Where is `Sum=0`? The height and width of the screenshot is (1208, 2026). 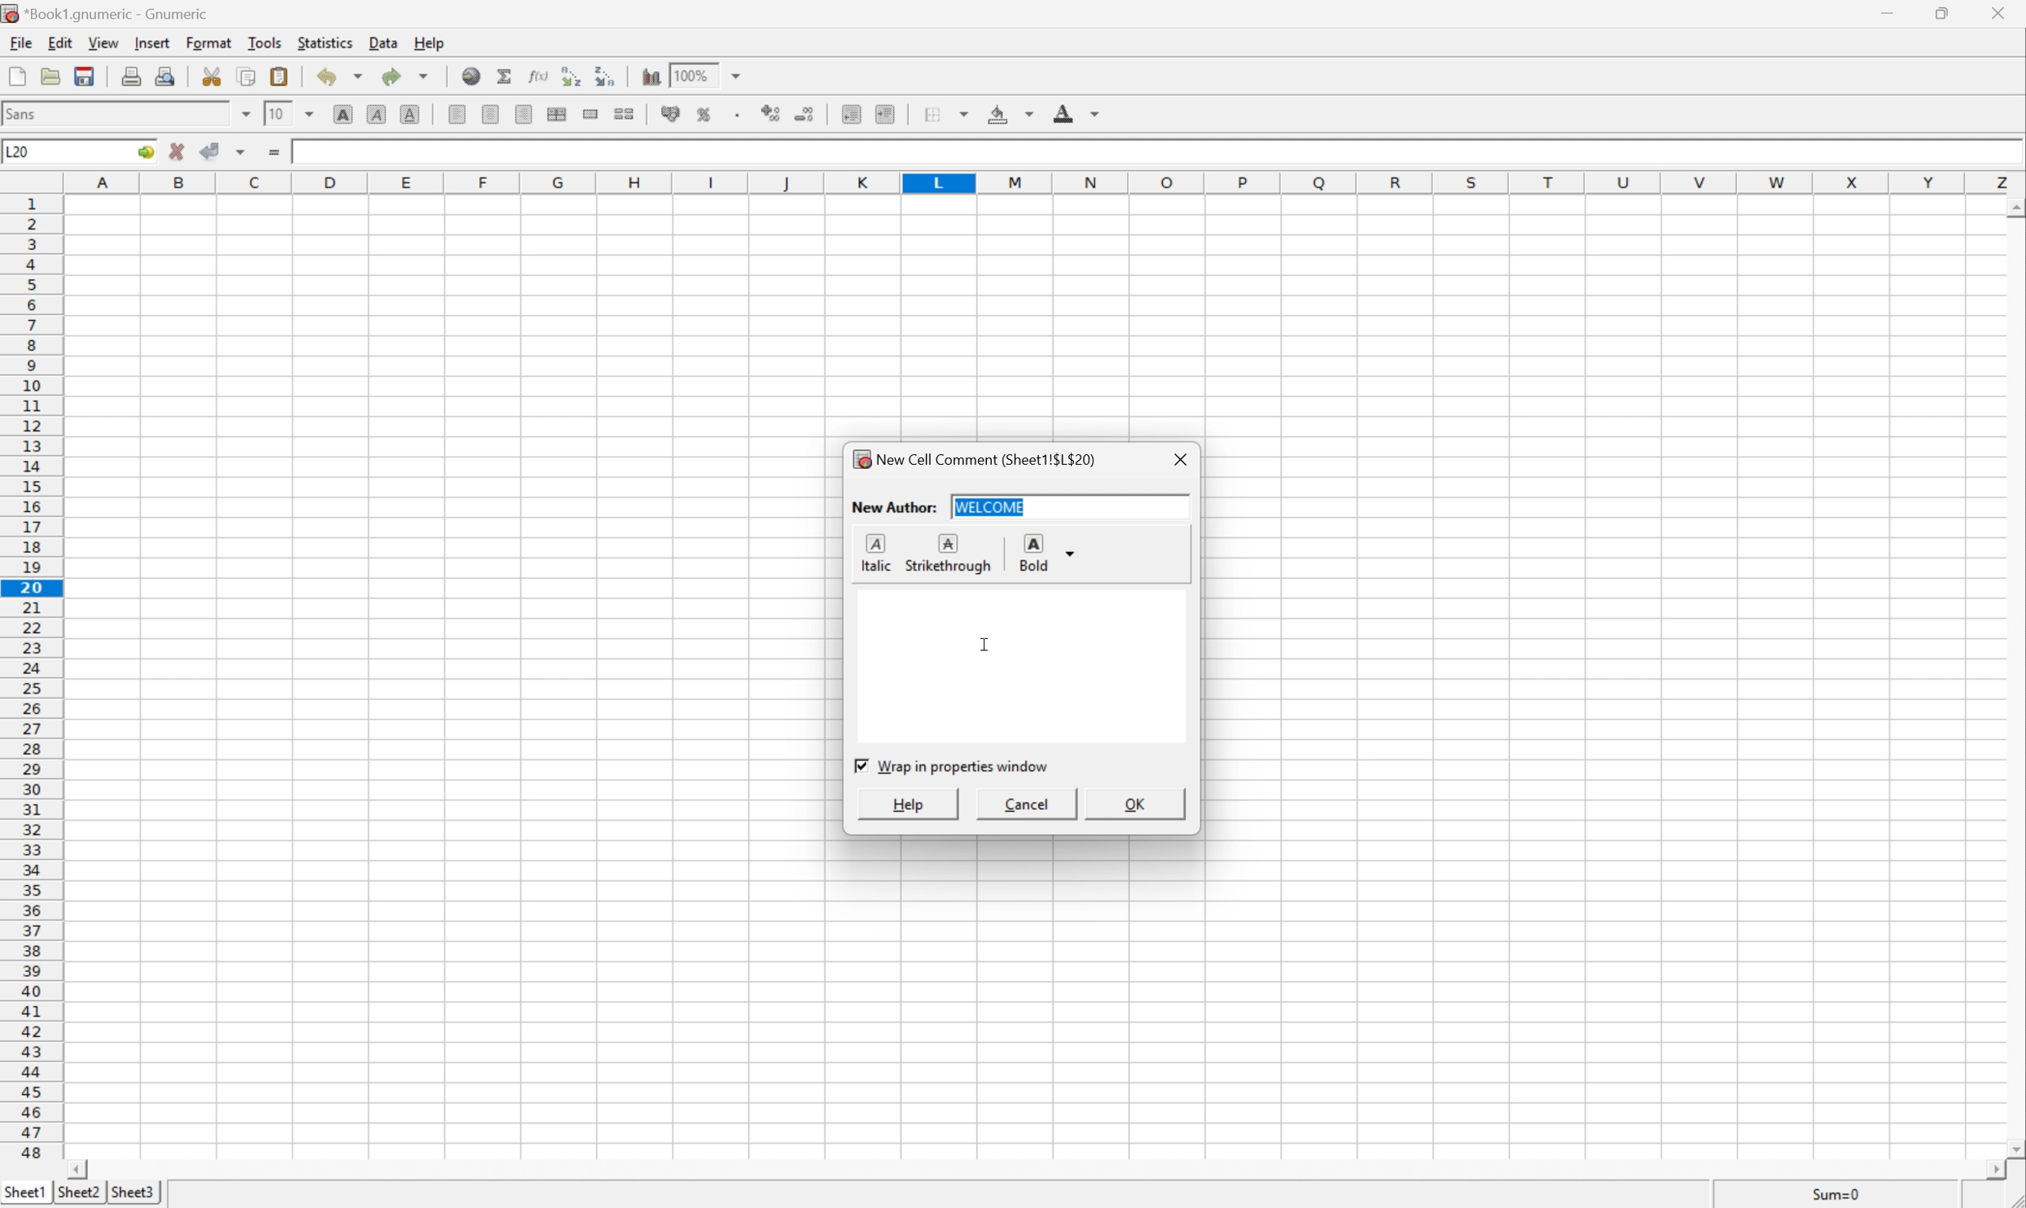 Sum=0 is located at coordinates (1832, 1195).